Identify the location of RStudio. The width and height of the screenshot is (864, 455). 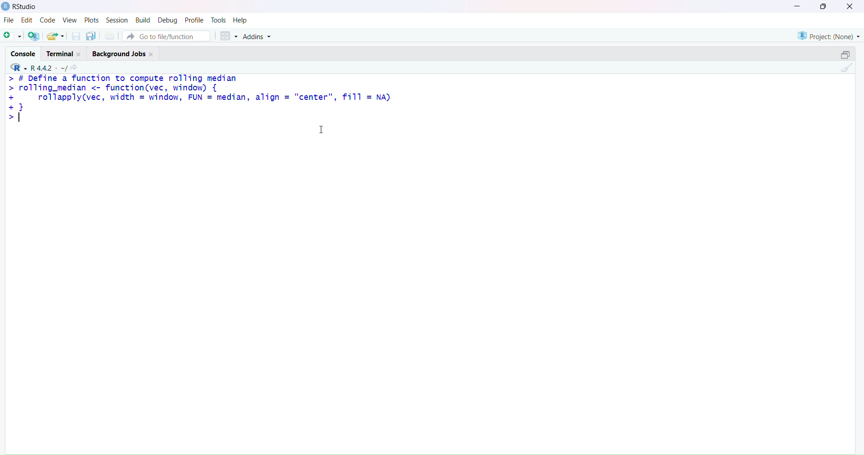
(26, 7).